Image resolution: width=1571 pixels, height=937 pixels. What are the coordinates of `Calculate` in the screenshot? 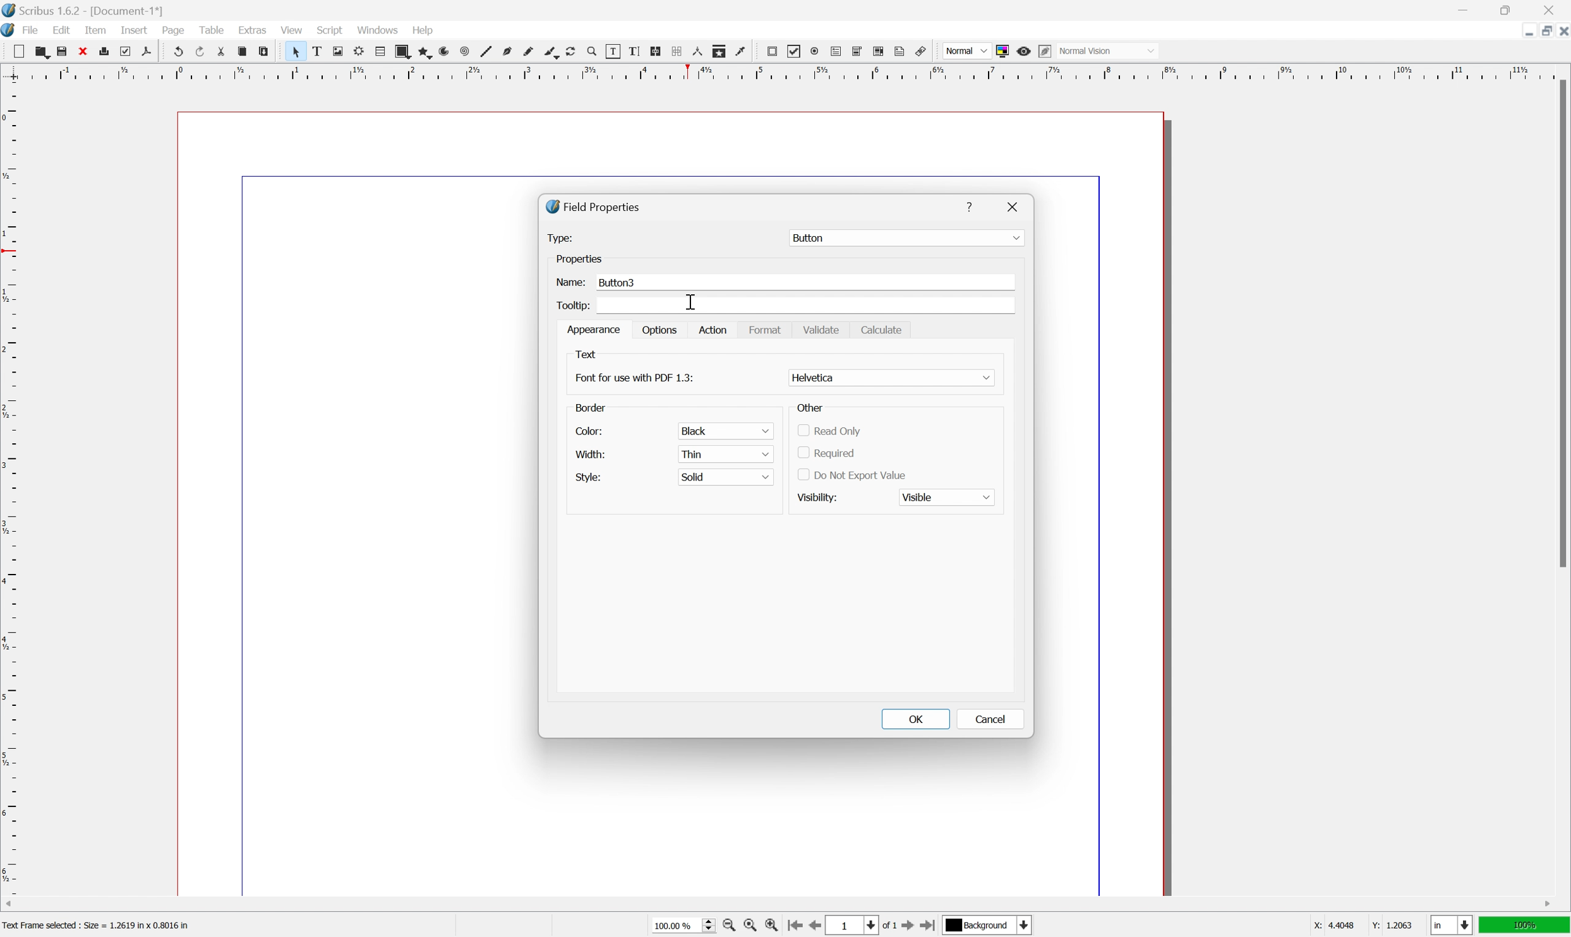 It's located at (885, 331).